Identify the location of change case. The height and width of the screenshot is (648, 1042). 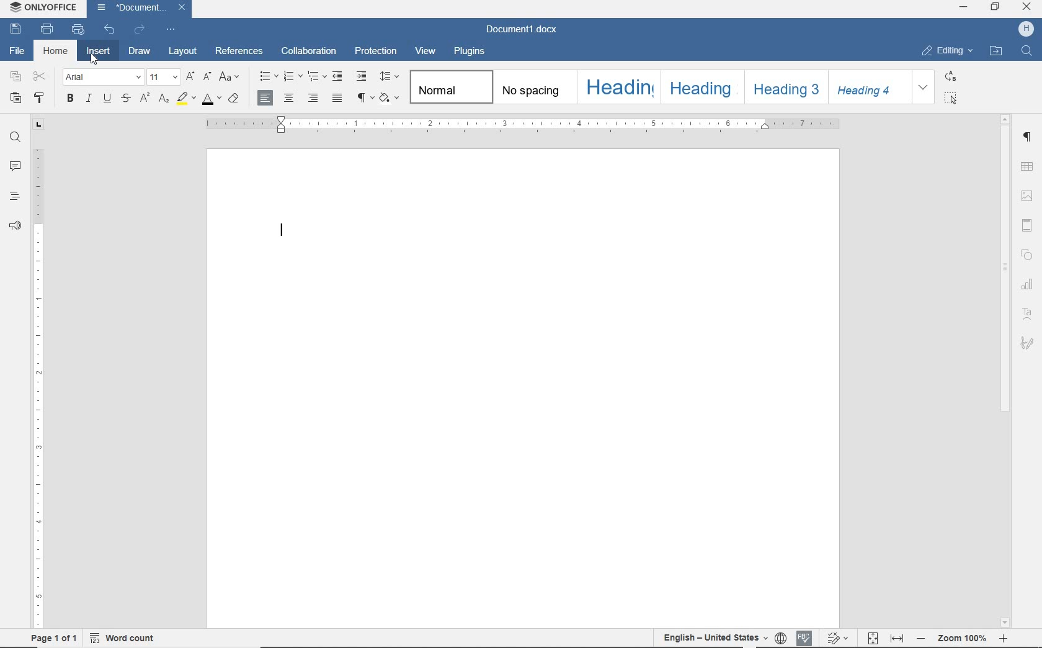
(230, 78).